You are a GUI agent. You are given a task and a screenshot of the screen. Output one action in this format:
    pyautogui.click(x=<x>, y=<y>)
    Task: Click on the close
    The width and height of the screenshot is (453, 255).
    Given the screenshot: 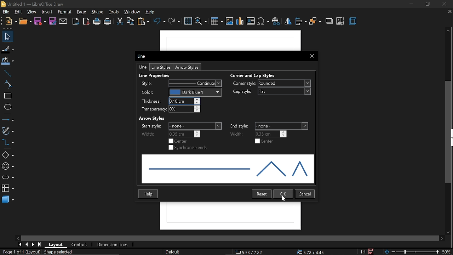 What is the action you would take?
    pyautogui.click(x=311, y=56)
    